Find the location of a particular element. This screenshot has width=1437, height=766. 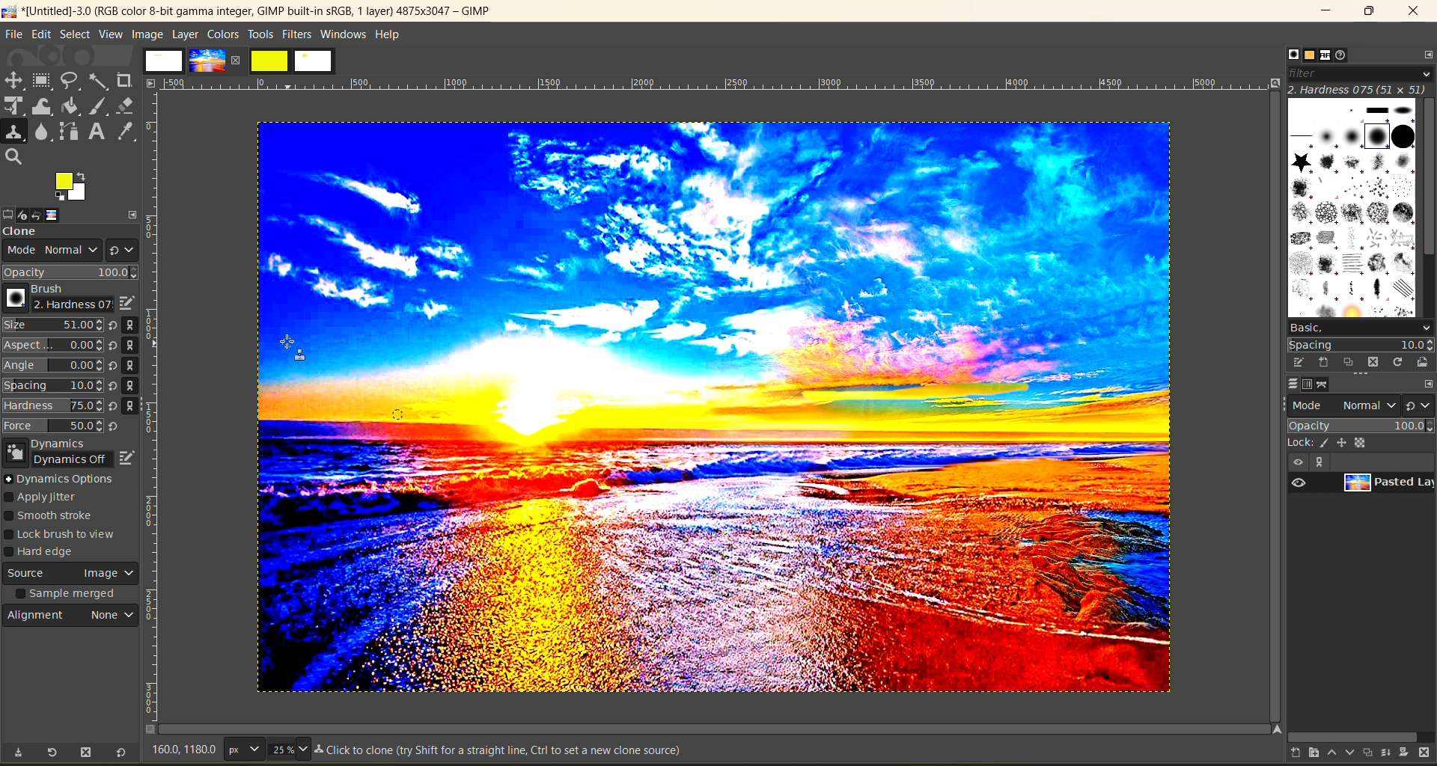

metadata is located at coordinates (501, 752).